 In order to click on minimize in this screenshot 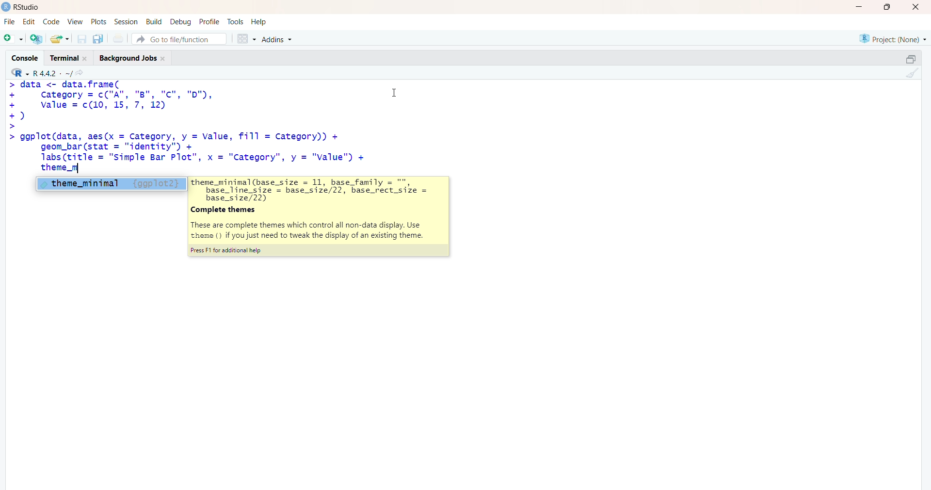, I will do `click(862, 7)`.